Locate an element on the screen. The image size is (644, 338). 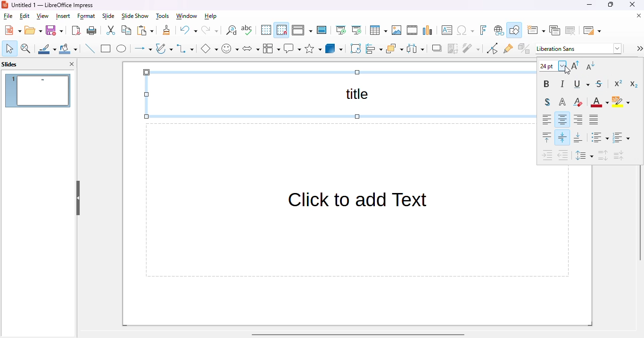
Liberation Sans is located at coordinates (579, 48).